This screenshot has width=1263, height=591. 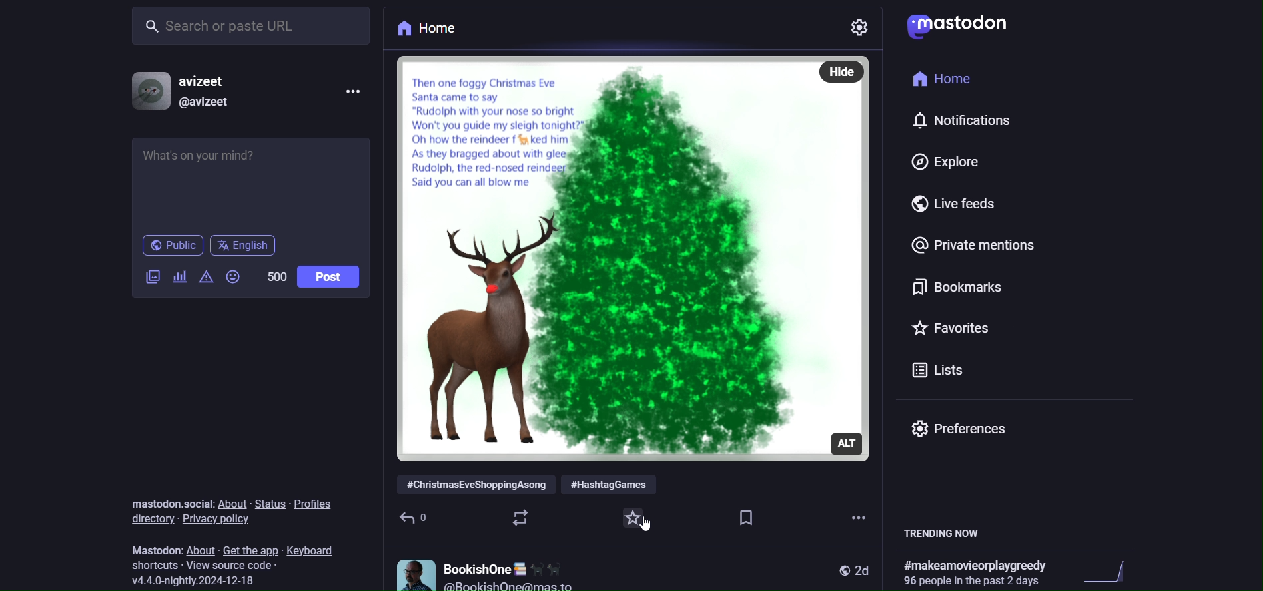 I want to click on public, so click(x=835, y=568).